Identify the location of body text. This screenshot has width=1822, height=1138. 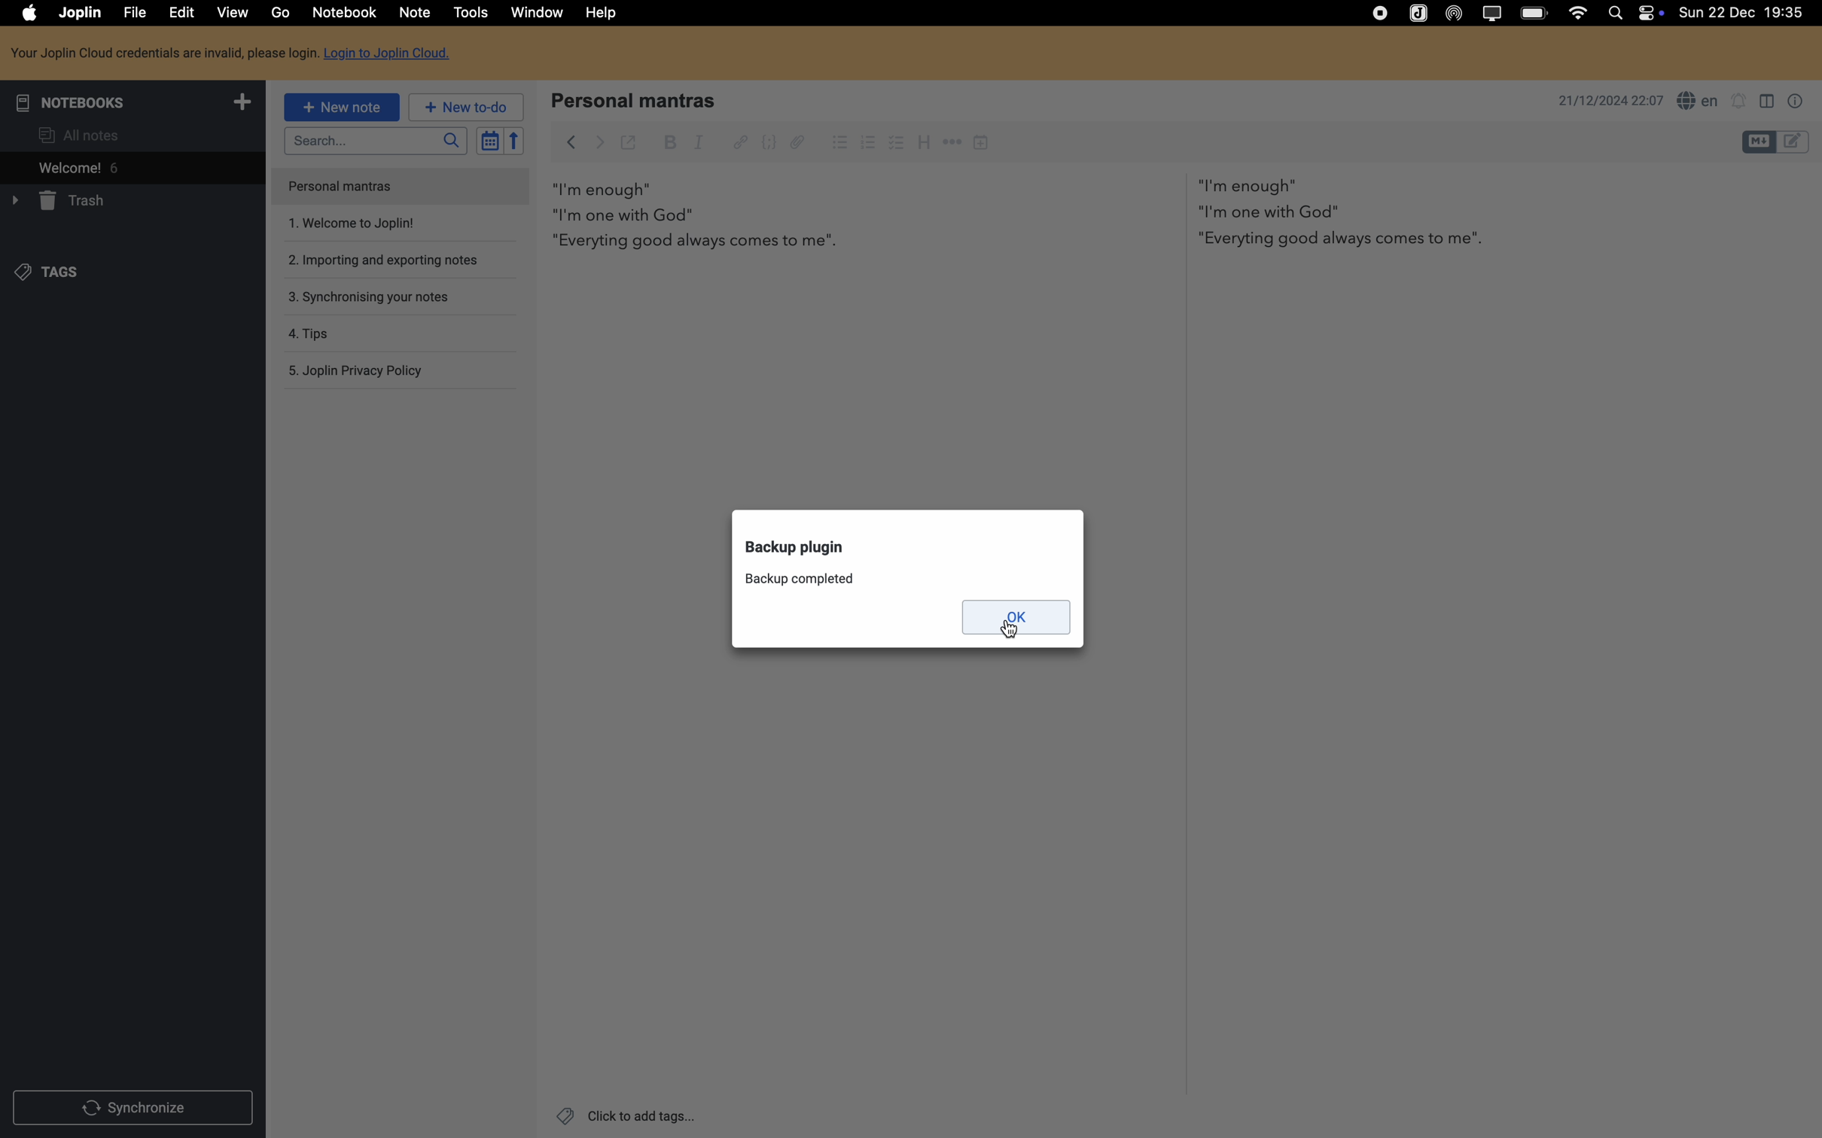
(1020, 211).